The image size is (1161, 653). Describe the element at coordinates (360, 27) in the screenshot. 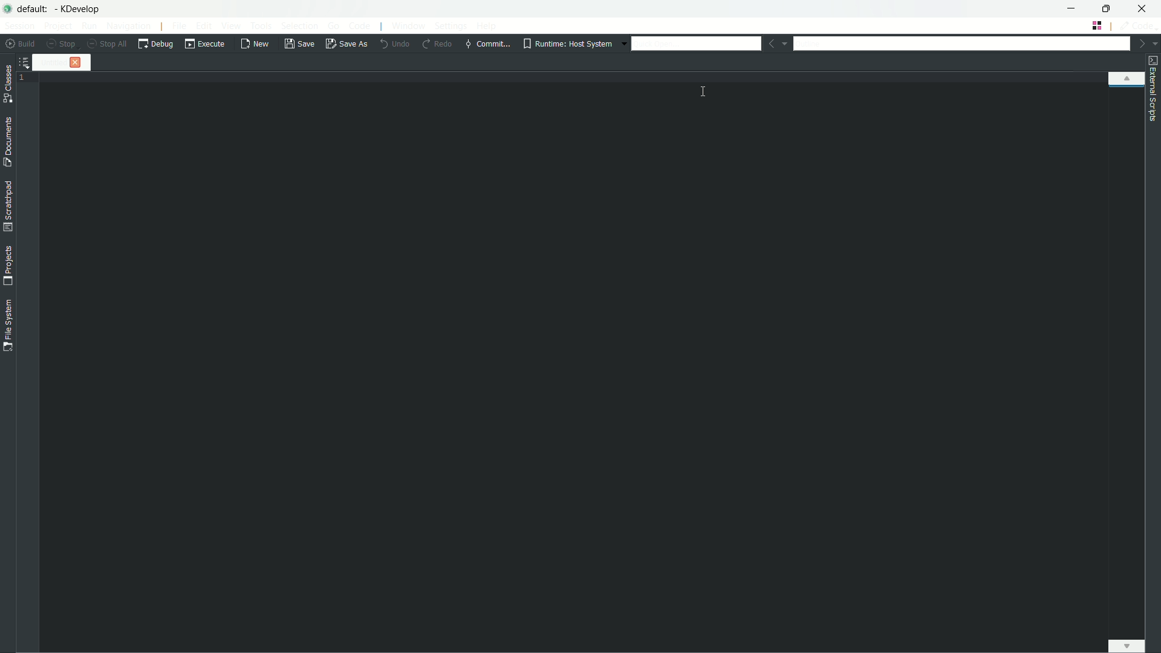

I see `code menu` at that location.